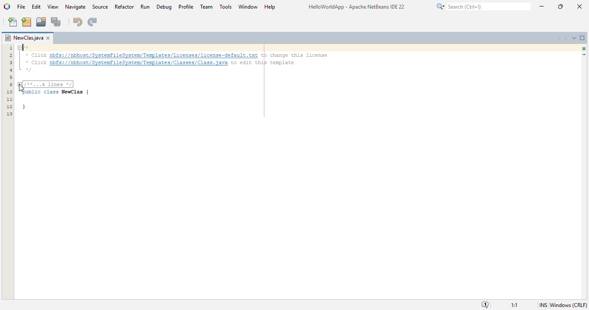 This screenshot has width=589, height=310. What do you see at coordinates (100, 7) in the screenshot?
I see `source` at bounding box center [100, 7].